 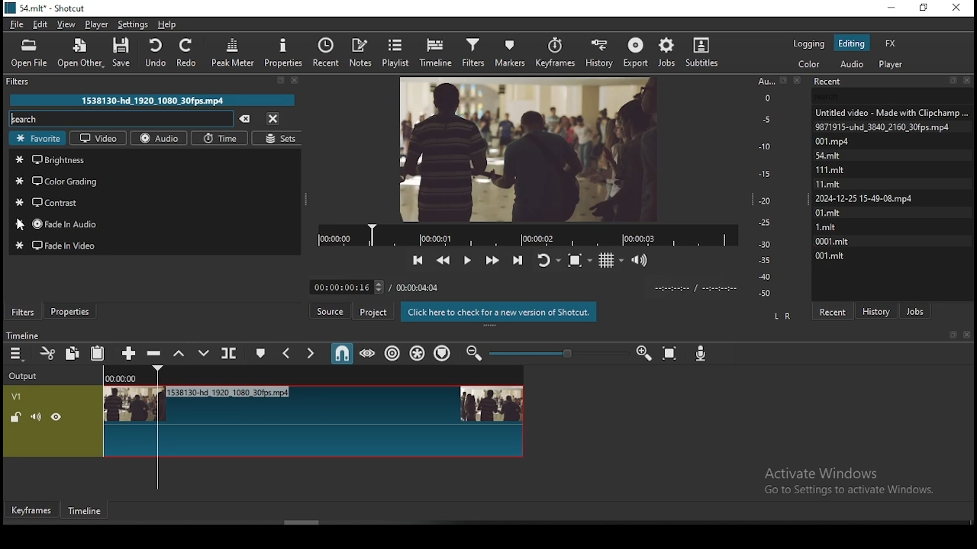 I want to click on lift, so click(x=181, y=354).